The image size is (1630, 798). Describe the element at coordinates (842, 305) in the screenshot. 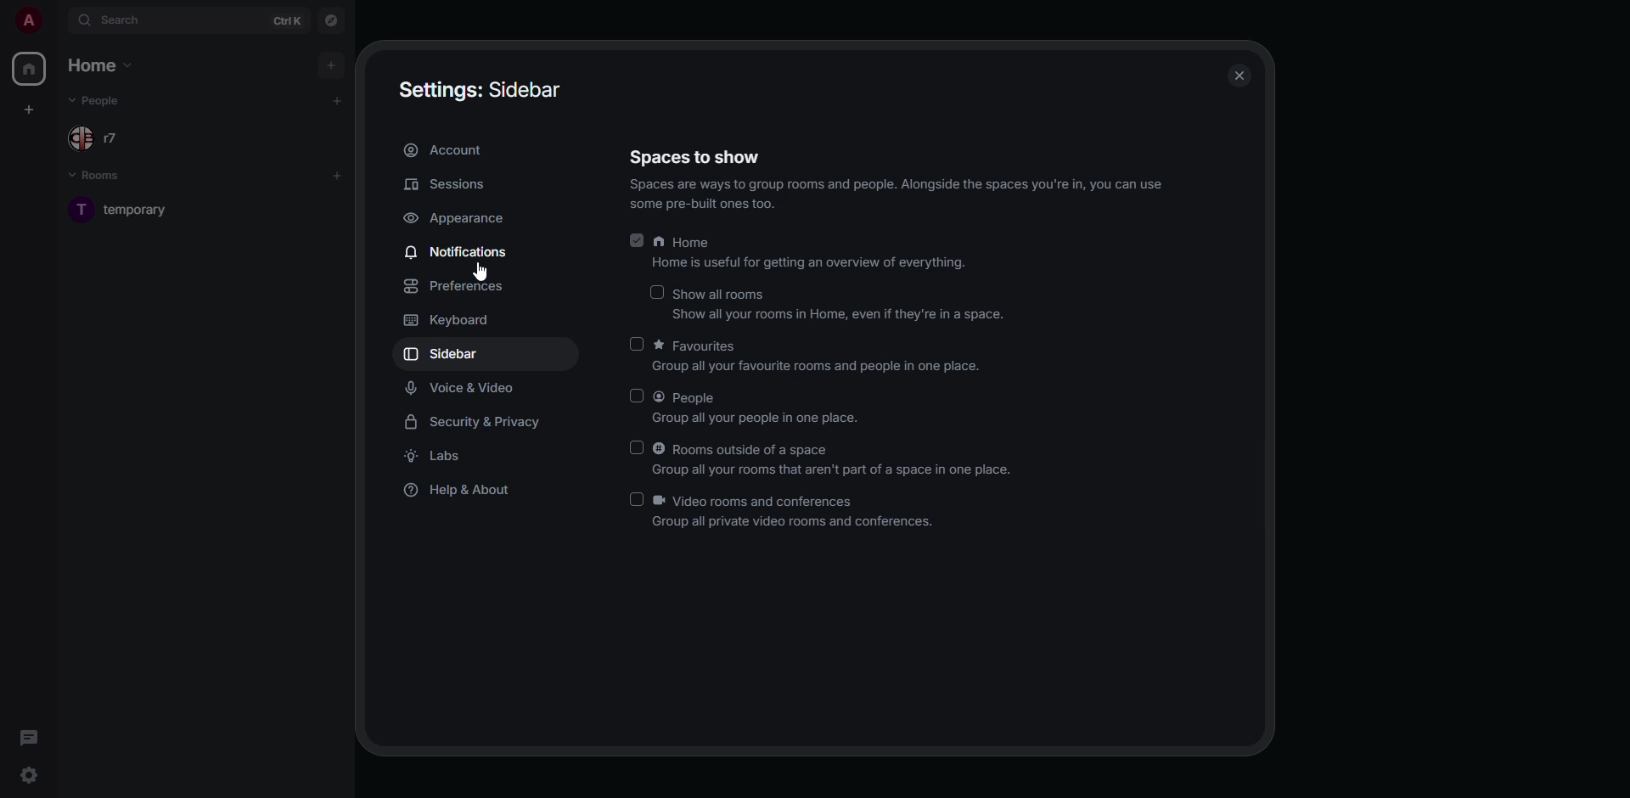

I see `show all rooms` at that location.